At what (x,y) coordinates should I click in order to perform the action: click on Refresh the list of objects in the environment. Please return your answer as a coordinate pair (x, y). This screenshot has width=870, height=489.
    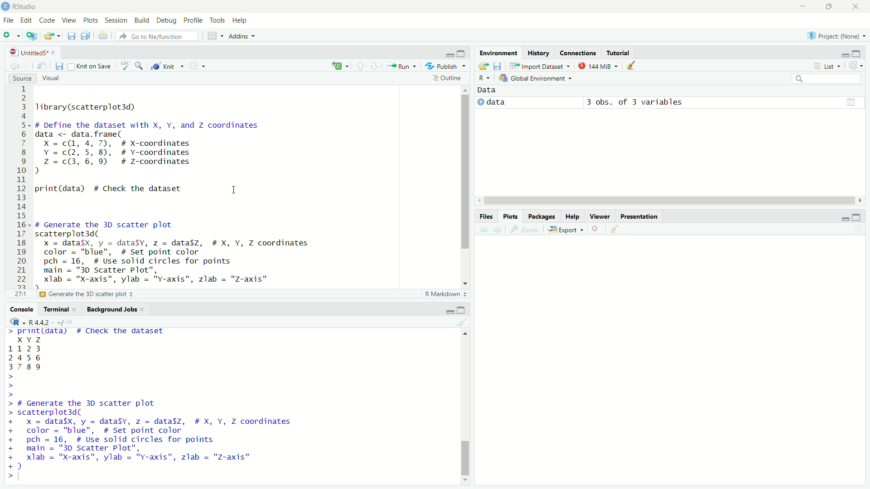
    Looking at the image, I should click on (860, 66).